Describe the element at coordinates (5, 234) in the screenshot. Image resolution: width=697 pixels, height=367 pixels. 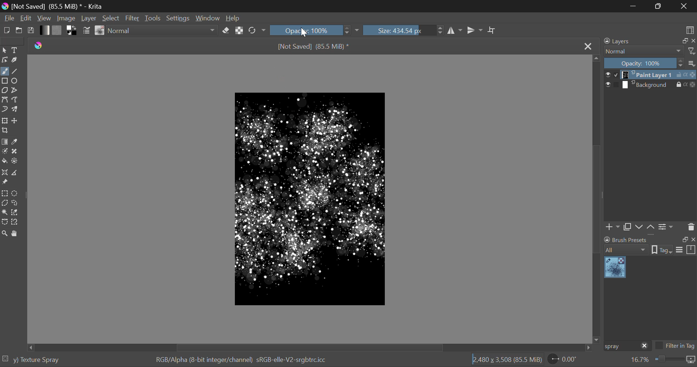
I see `Zoom` at that location.